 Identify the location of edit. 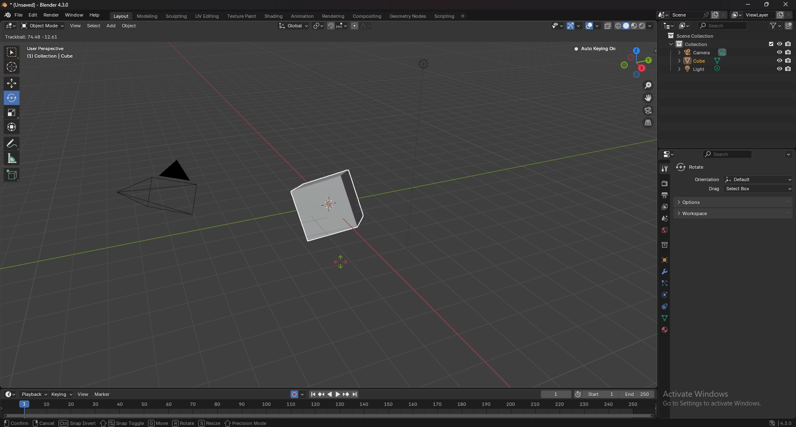
(33, 15).